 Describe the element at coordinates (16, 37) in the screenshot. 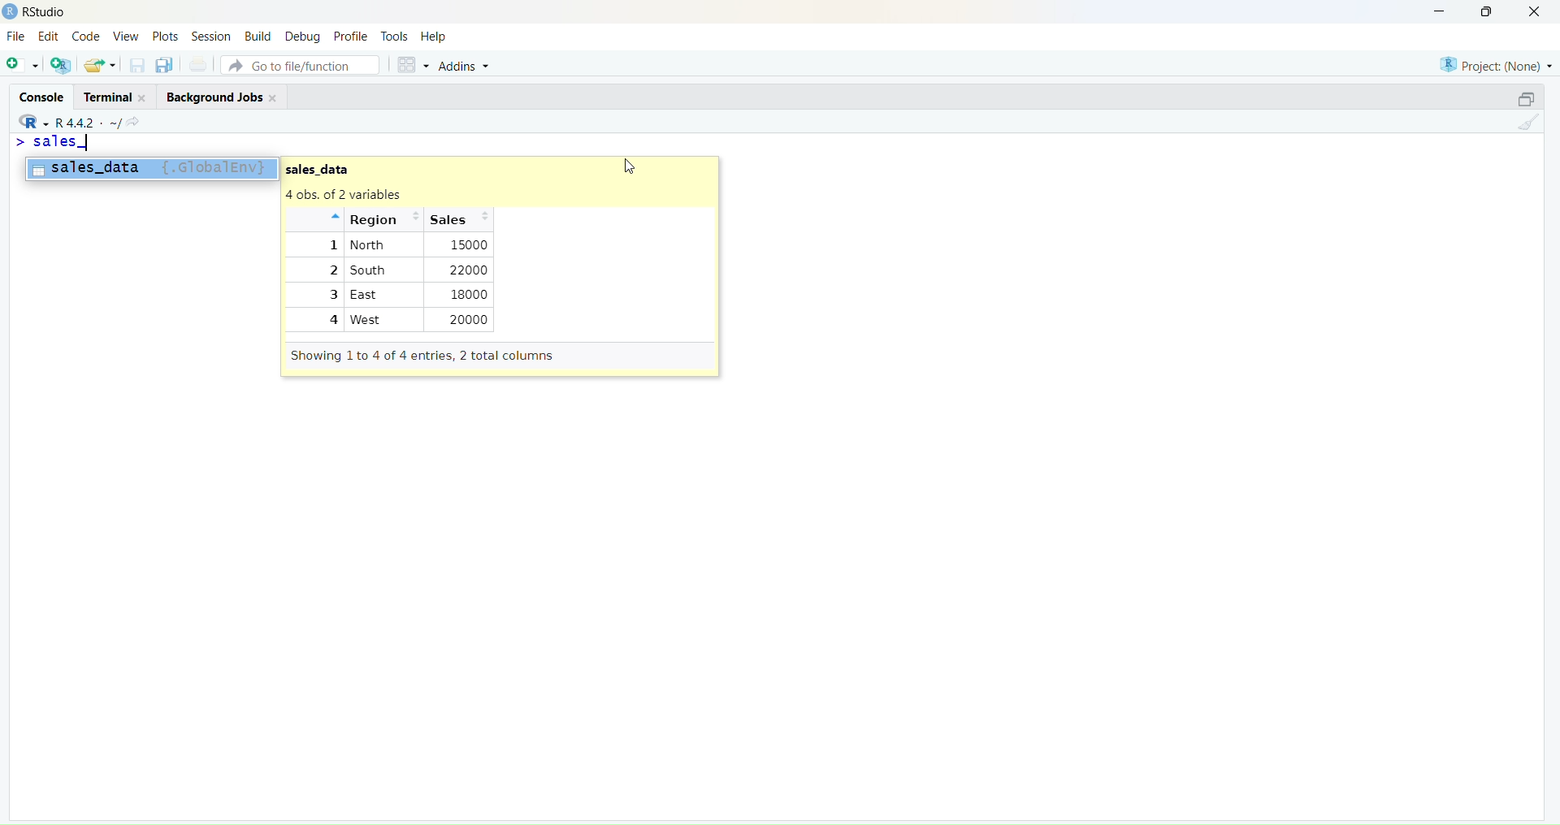

I see `File` at that location.